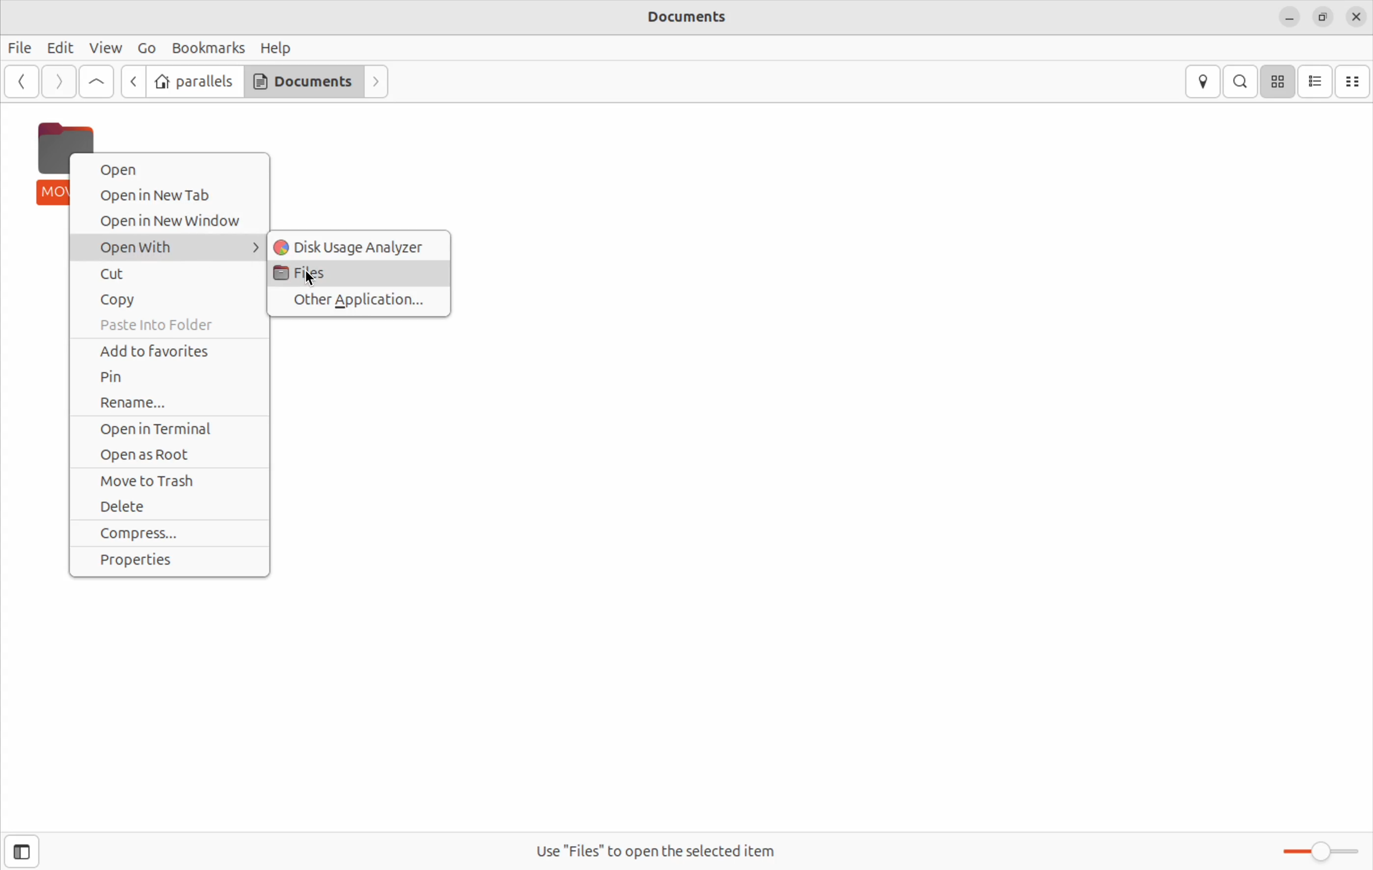 Image resolution: width=1373 pixels, height=870 pixels. I want to click on minimize, so click(1291, 18).